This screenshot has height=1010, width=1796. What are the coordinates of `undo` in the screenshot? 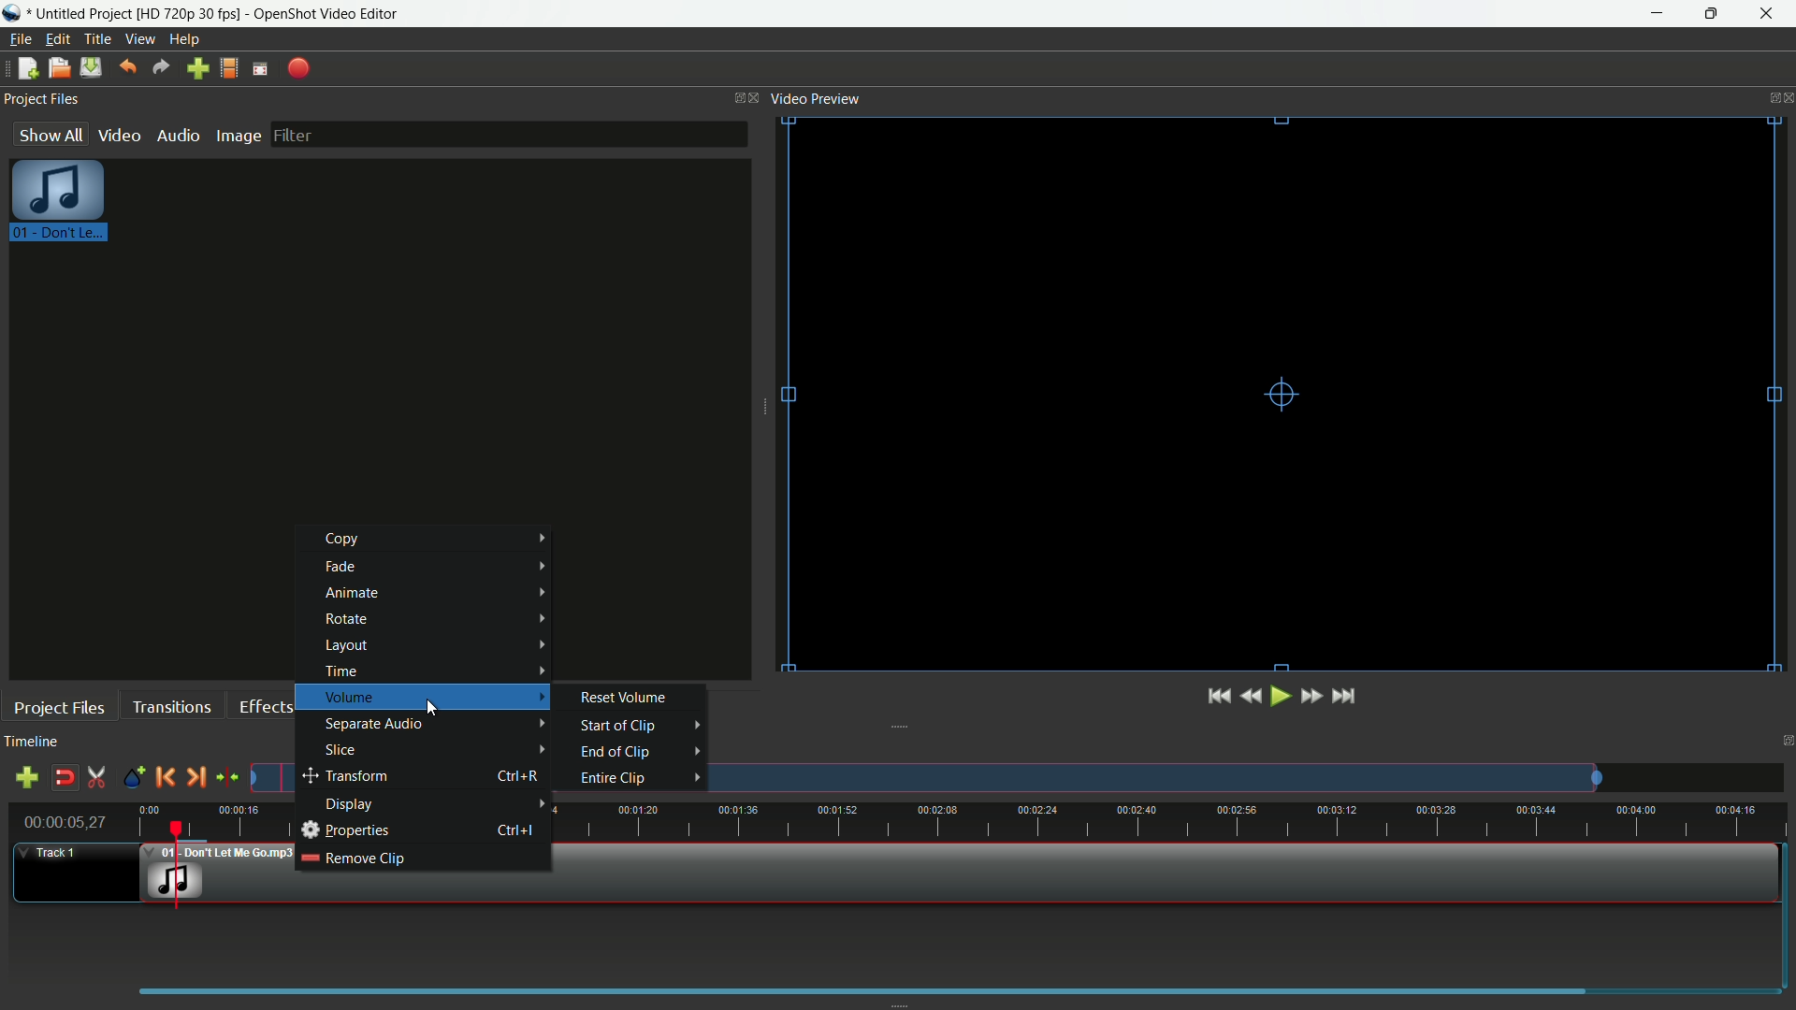 It's located at (129, 68).